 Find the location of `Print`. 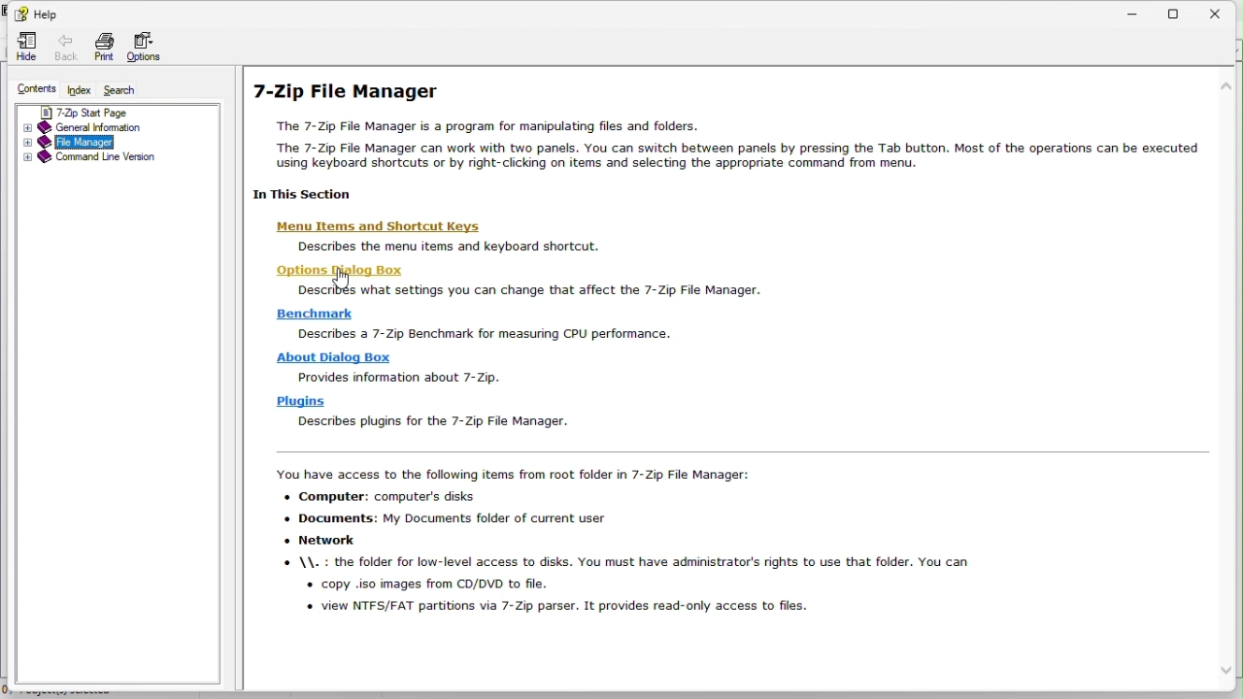

Print is located at coordinates (104, 47).